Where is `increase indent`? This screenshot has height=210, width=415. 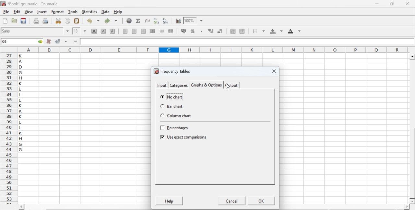
increase indent is located at coordinates (242, 31).